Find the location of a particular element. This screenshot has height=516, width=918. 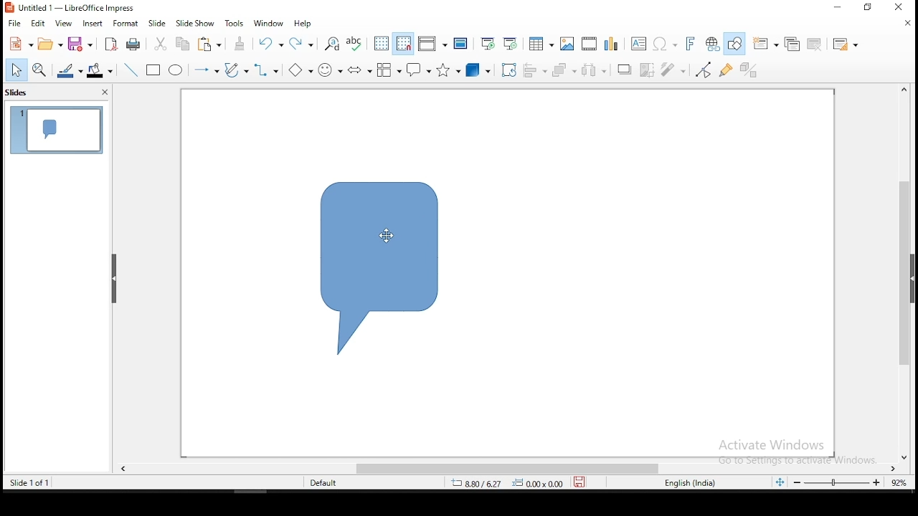

english (india) is located at coordinates (684, 481).